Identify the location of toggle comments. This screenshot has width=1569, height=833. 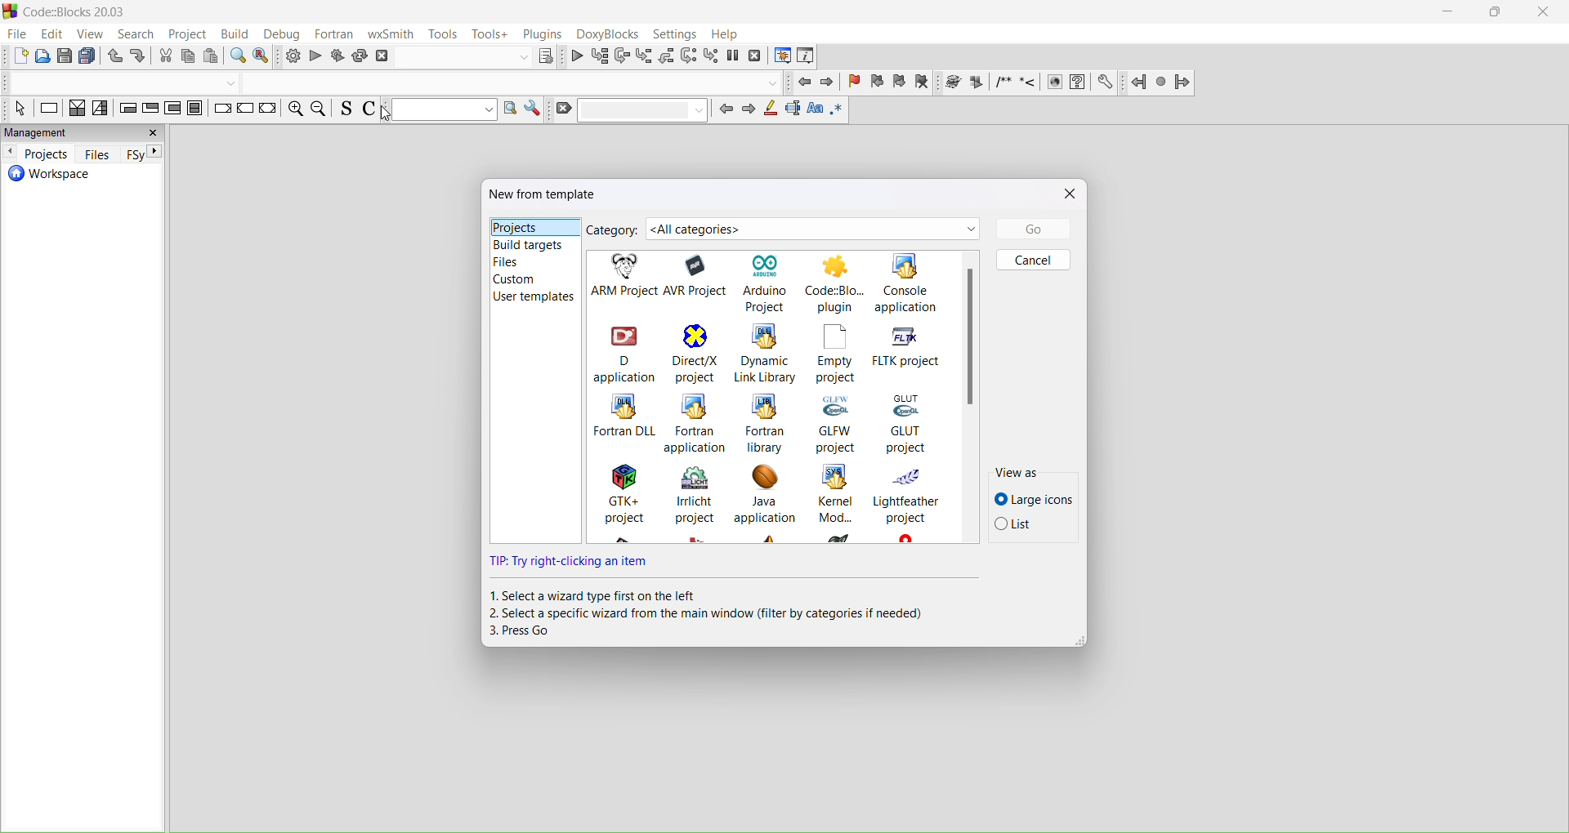
(373, 110).